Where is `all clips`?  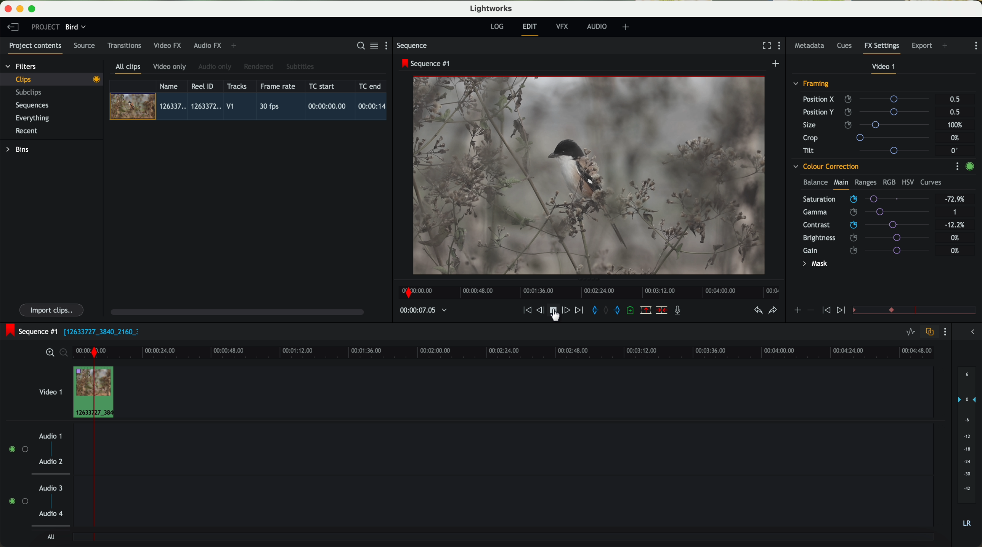
all clips is located at coordinates (128, 69).